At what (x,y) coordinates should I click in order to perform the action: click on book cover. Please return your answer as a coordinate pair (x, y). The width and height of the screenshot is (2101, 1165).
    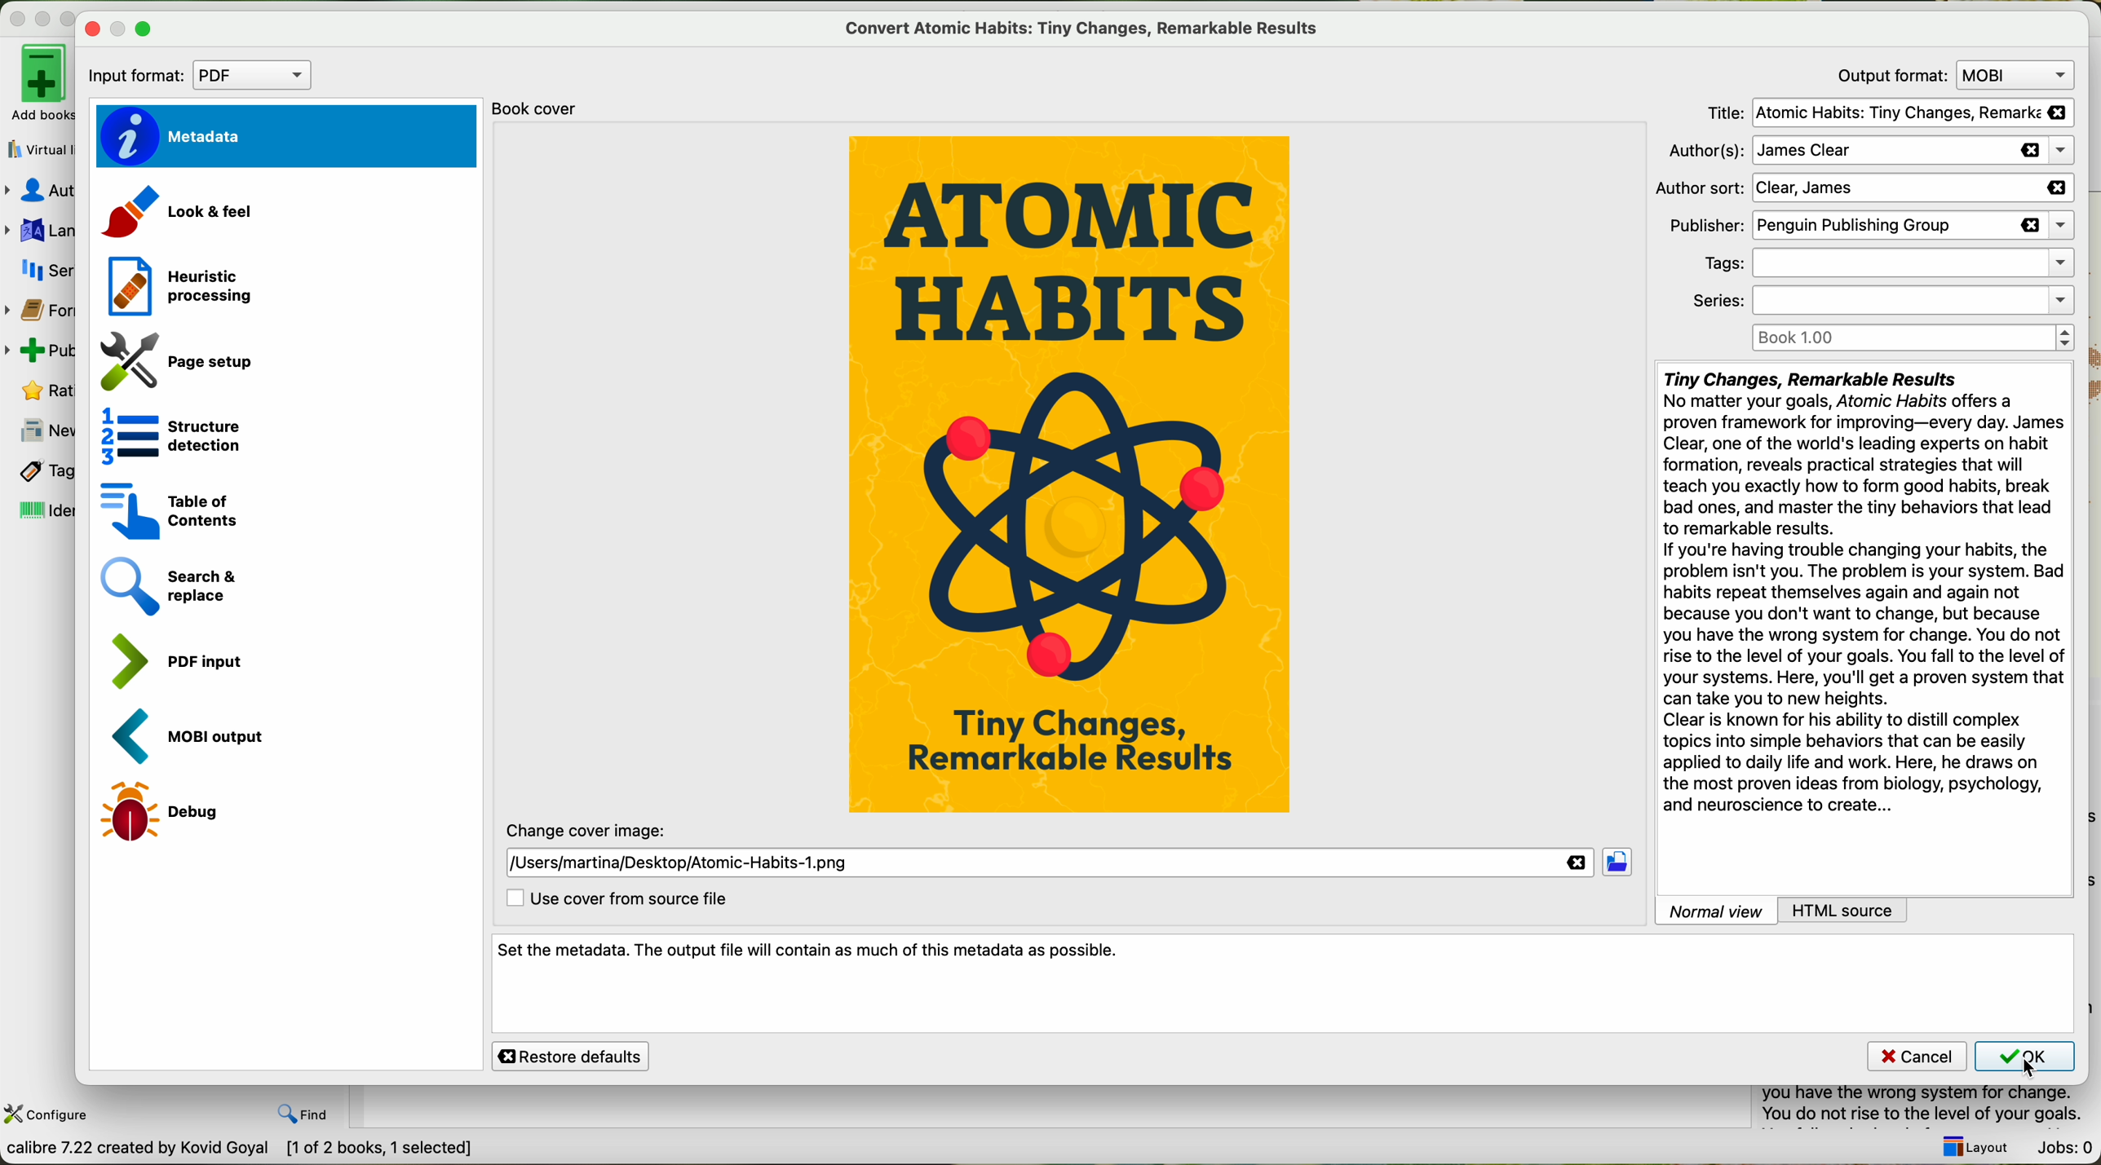
    Looking at the image, I should click on (534, 105).